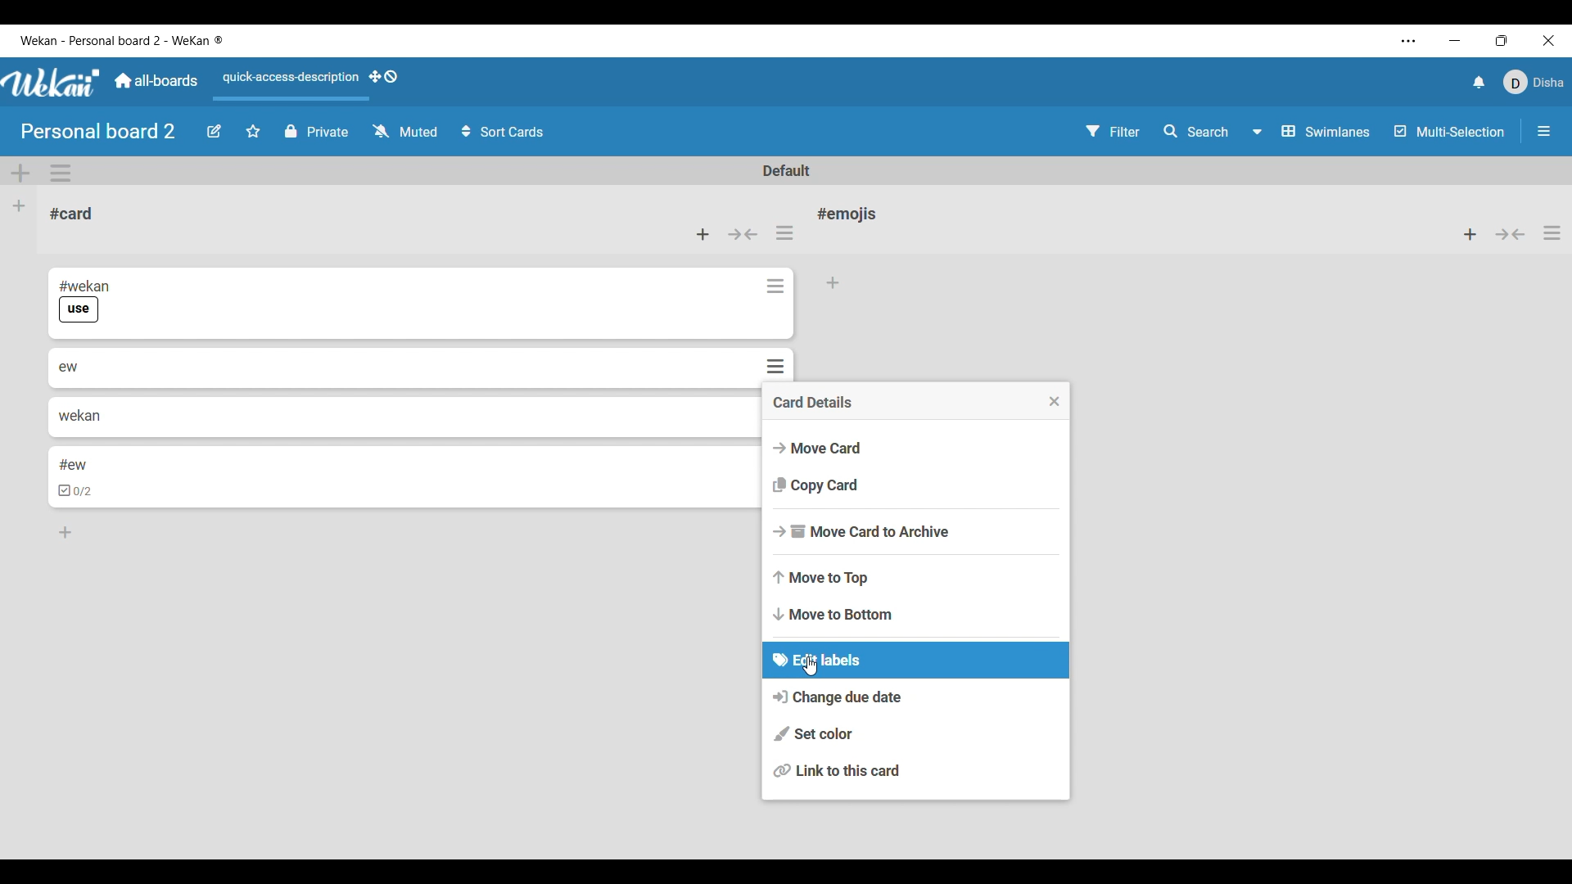 This screenshot has width=1572, height=884. What do you see at coordinates (1552, 233) in the screenshot?
I see `List actions` at bounding box center [1552, 233].